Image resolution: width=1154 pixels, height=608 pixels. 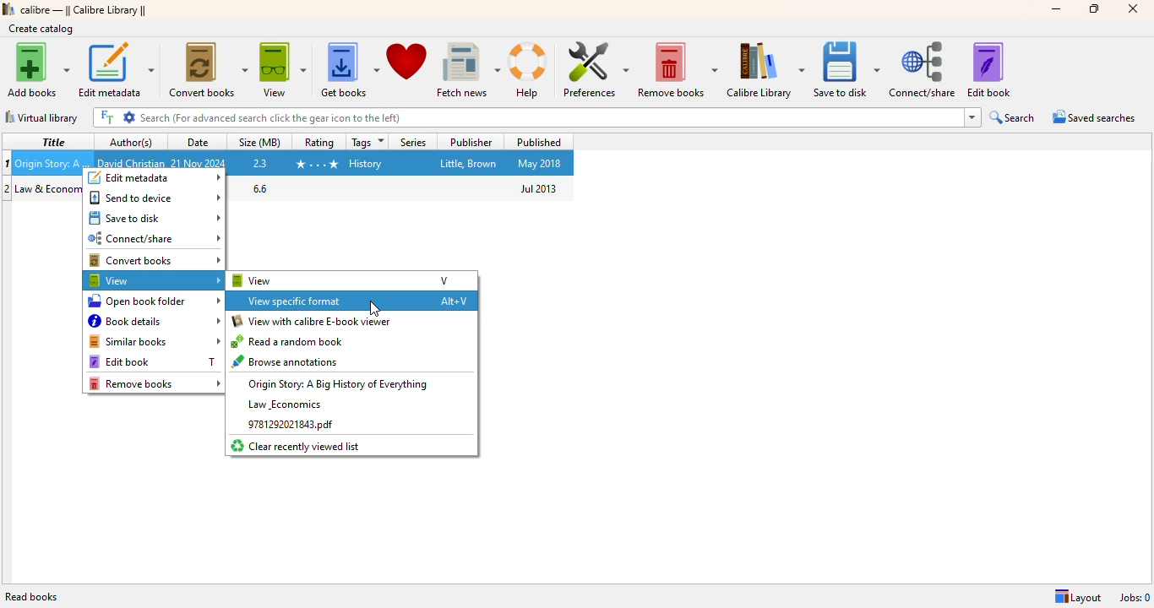 What do you see at coordinates (338, 383) in the screenshot?
I see `origin story: a big history of everything` at bounding box center [338, 383].